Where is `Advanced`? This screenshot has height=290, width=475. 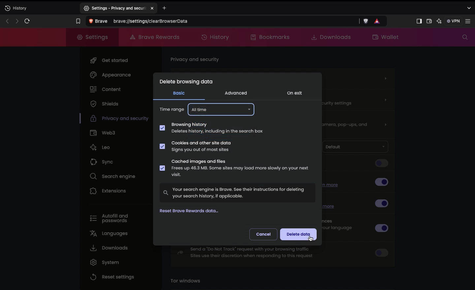 Advanced is located at coordinates (236, 93).